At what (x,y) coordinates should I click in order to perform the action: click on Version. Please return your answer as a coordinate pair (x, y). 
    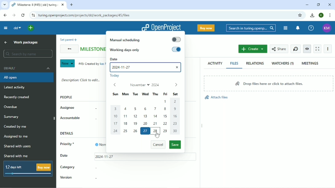
    Looking at the image, I should click on (67, 178).